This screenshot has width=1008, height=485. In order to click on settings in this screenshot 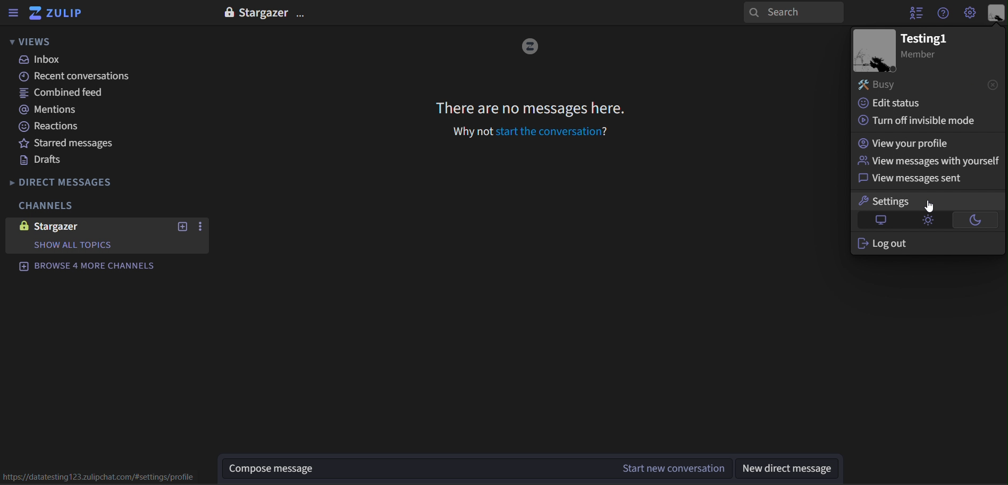, I will do `click(921, 200)`.